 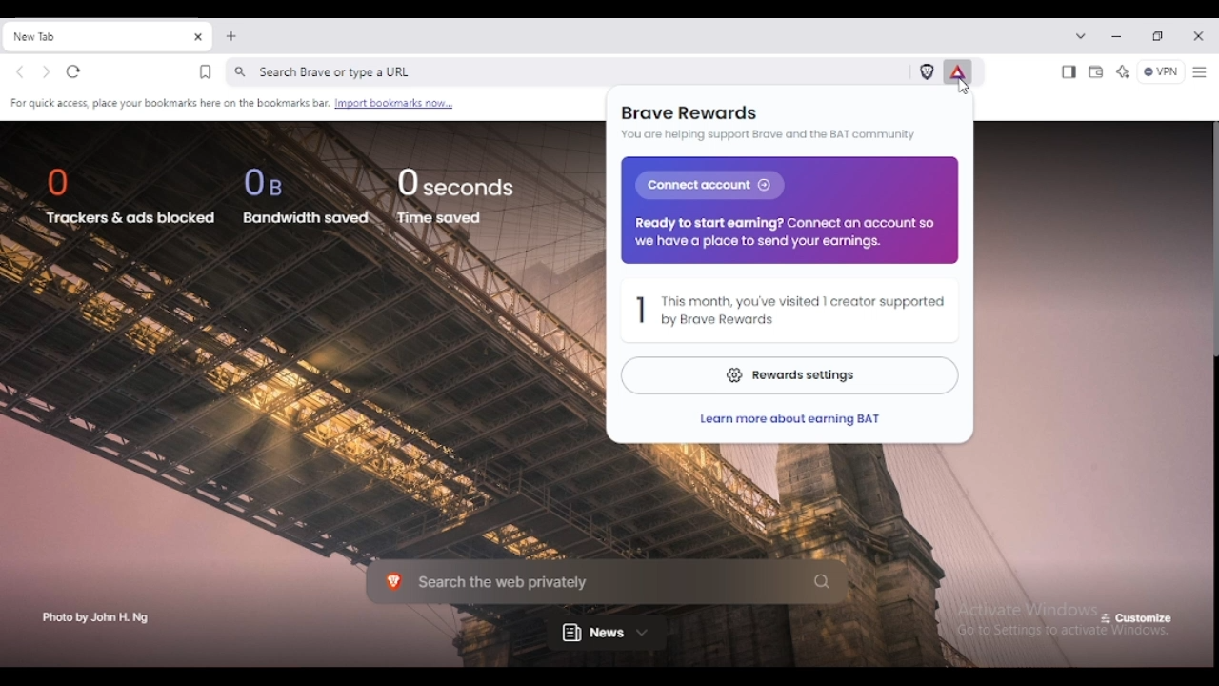 I want to click on leo AI, so click(x=1123, y=71).